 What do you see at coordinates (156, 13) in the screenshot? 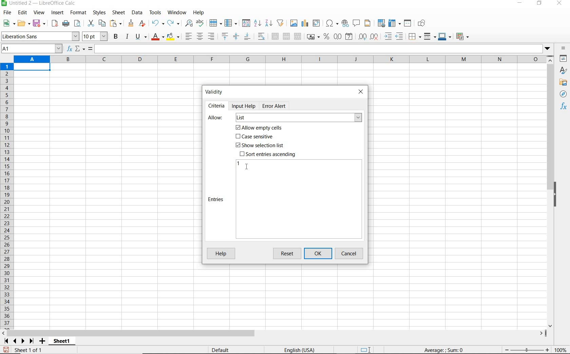
I see `tools` at bounding box center [156, 13].